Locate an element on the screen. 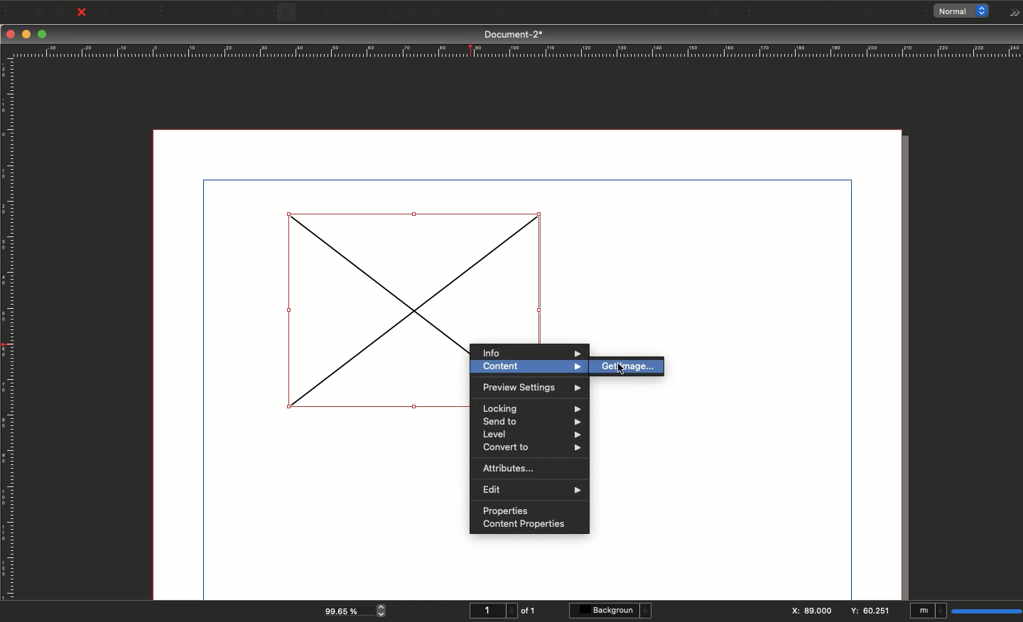 Image resolution: width=1023 pixels, height=622 pixels. cursor is located at coordinates (622, 370).